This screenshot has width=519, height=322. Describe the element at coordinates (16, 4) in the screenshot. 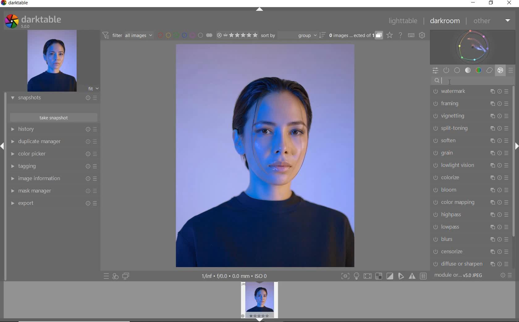

I see `SYSTEM NAME` at that location.